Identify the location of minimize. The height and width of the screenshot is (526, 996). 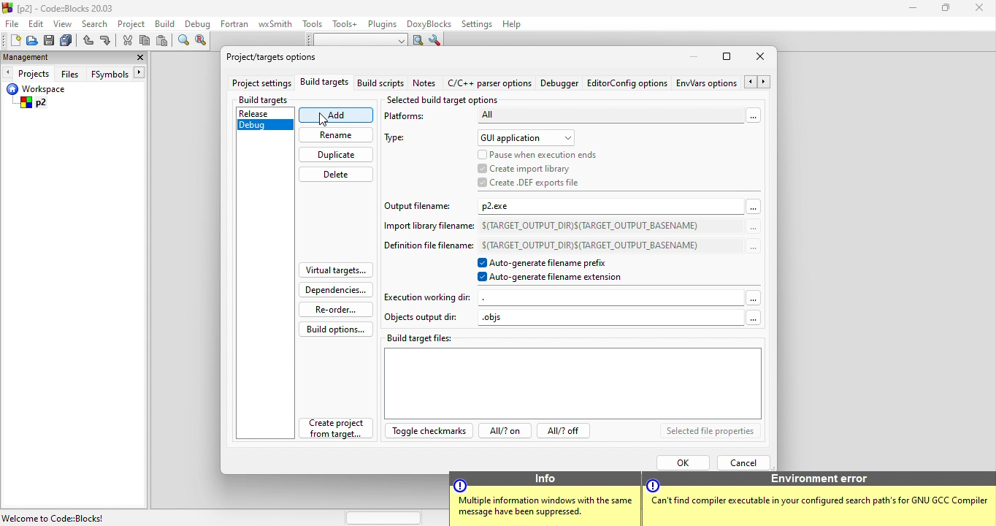
(913, 9).